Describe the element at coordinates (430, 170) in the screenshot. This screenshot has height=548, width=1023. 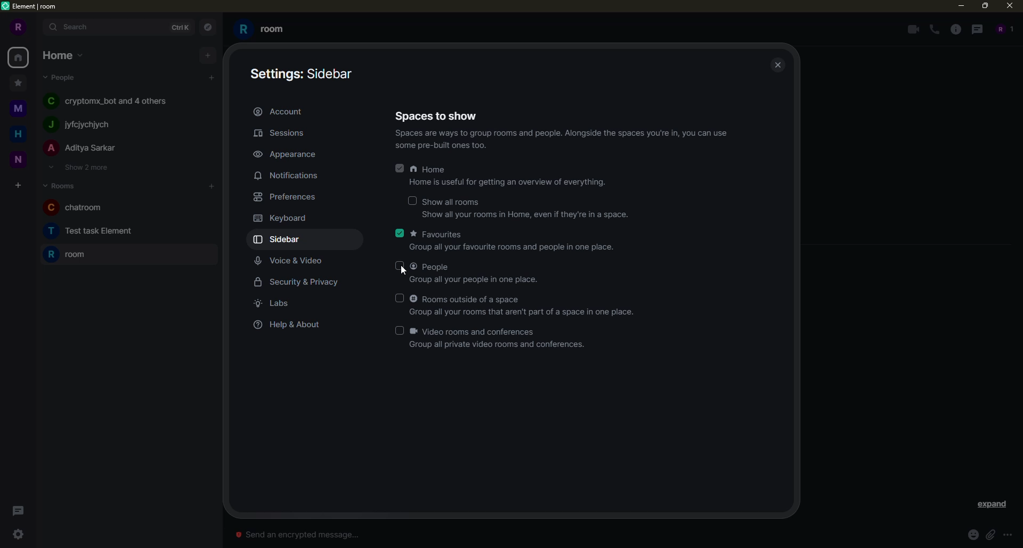
I see `home` at that location.